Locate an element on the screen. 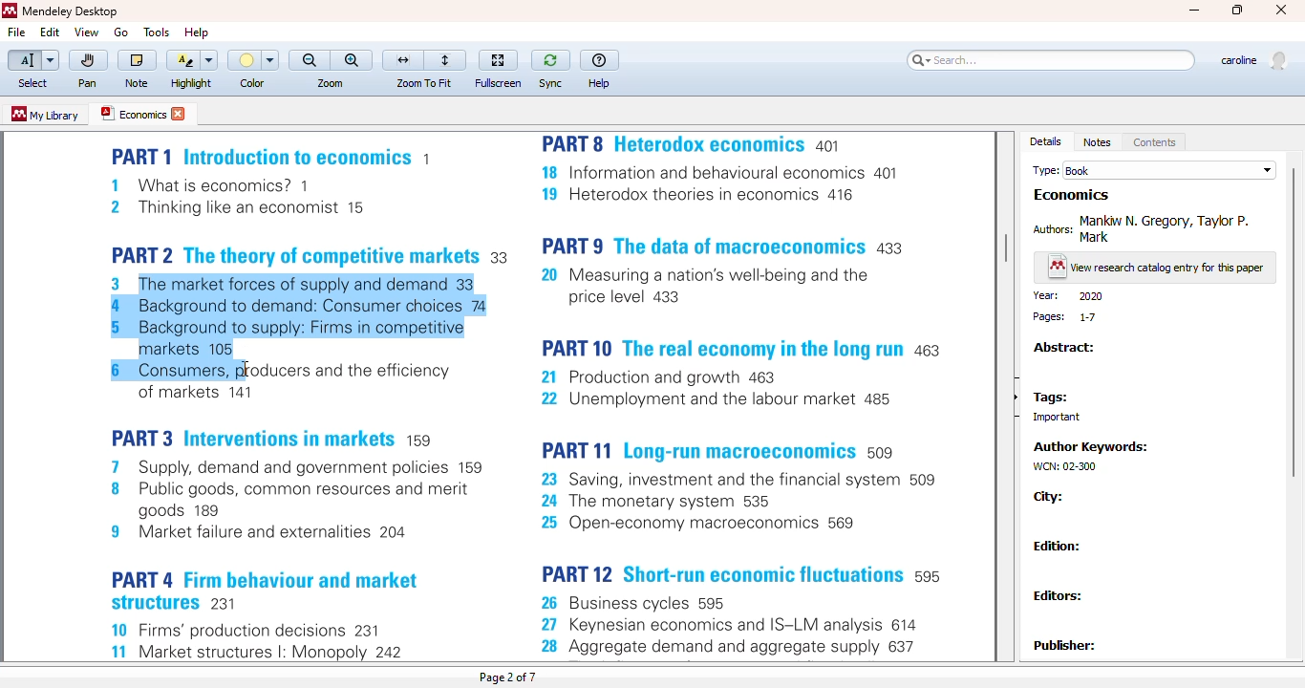 Image resolution: width=1305 pixels, height=688 pixels. year: 2020 is located at coordinates (1068, 296).